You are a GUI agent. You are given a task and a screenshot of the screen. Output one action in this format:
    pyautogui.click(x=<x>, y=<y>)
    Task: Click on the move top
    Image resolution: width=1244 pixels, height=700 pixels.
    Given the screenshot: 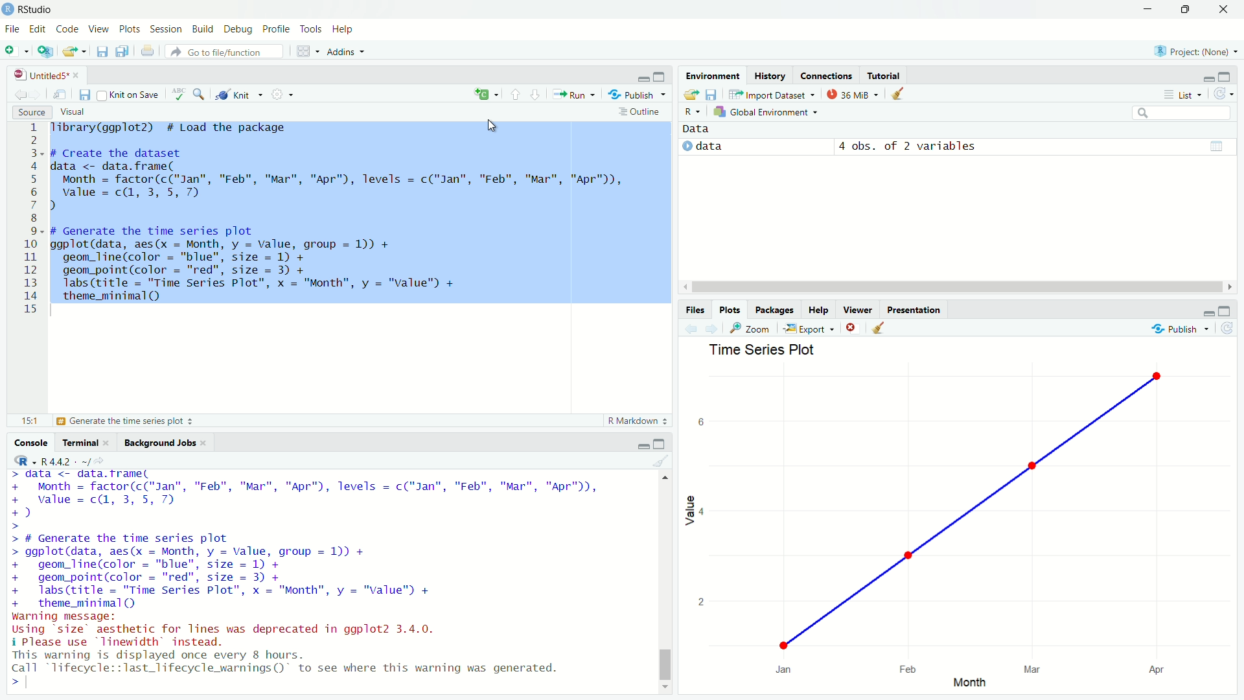 What is the action you would take?
    pyautogui.click(x=662, y=479)
    